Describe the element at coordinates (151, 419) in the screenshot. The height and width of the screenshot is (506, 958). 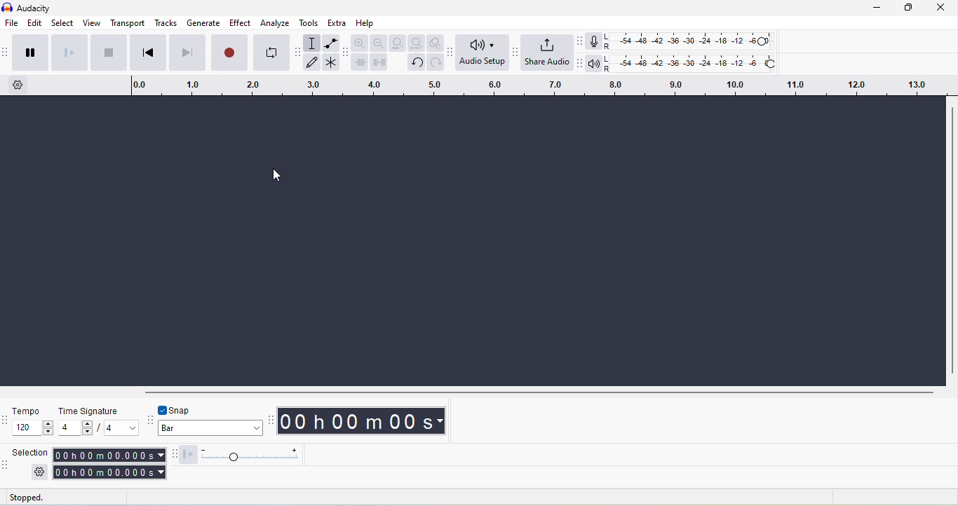
I see `audacity snapping toolbar` at that location.